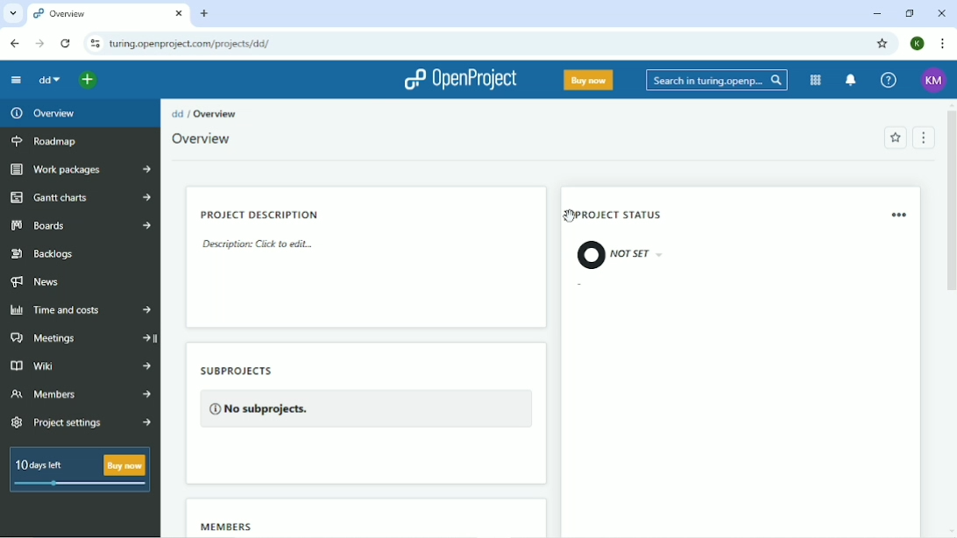 The image size is (957, 538). Describe the element at coordinates (589, 80) in the screenshot. I see `Buy now` at that location.